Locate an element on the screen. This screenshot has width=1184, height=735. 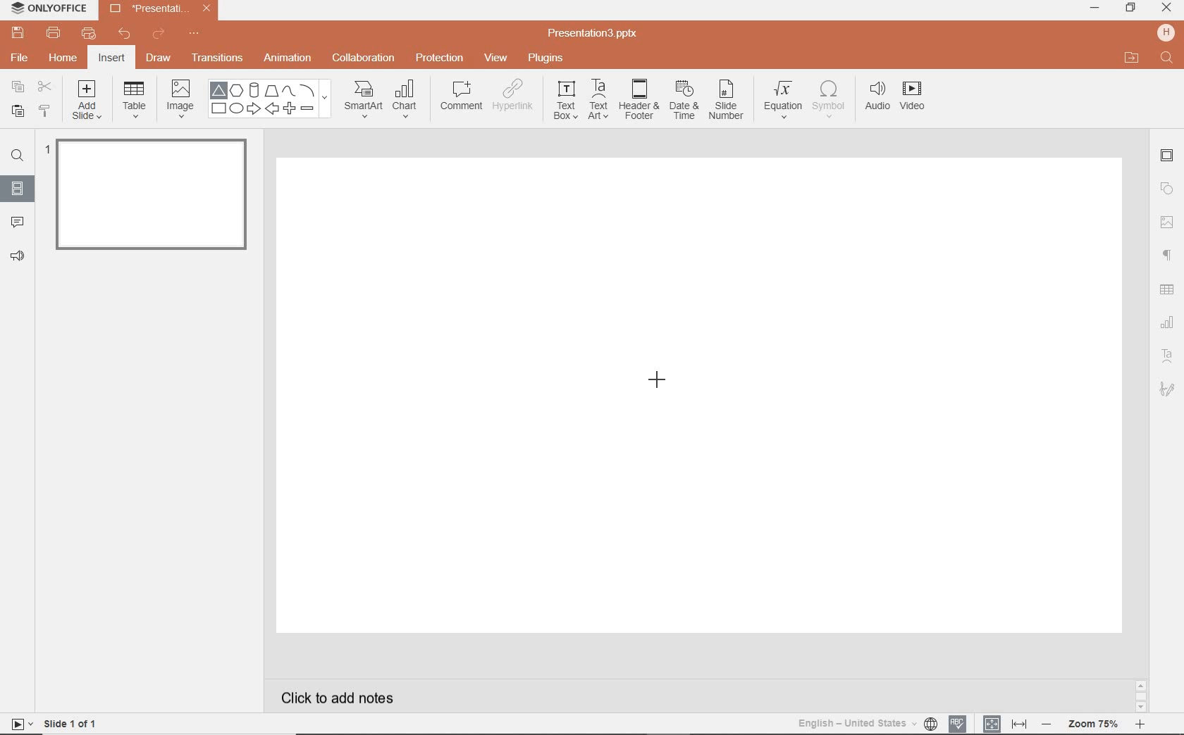
IMAGE SETTINGS is located at coordinates (1167, 222).